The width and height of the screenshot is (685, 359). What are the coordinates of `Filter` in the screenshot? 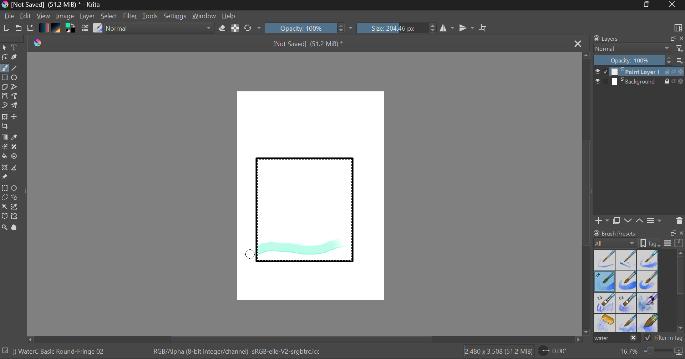 It's located at (131, 17).